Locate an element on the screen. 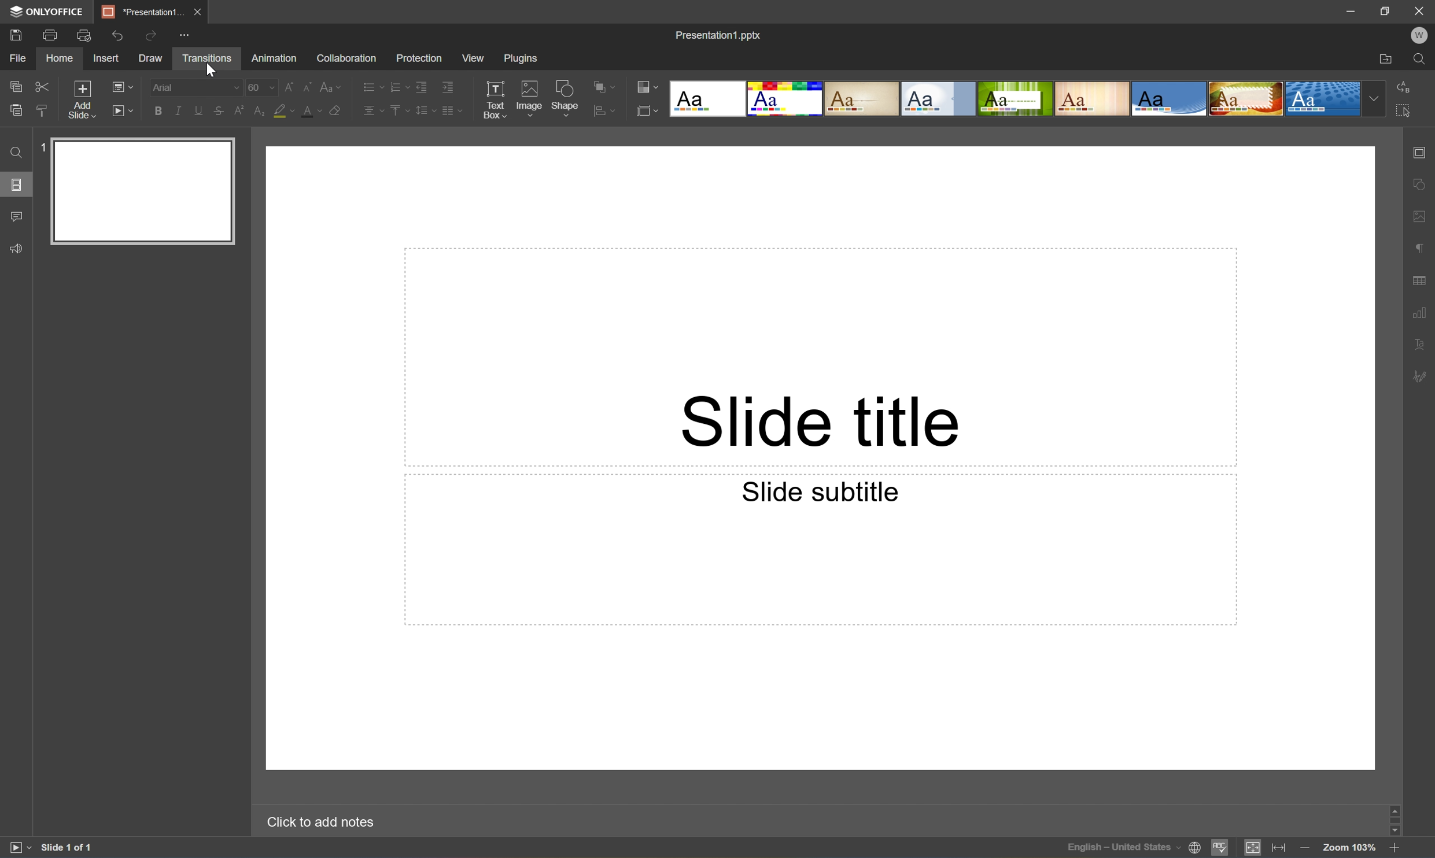 This screenshot has width=1435, height=858. Protection is located at coordinates (418, 58).